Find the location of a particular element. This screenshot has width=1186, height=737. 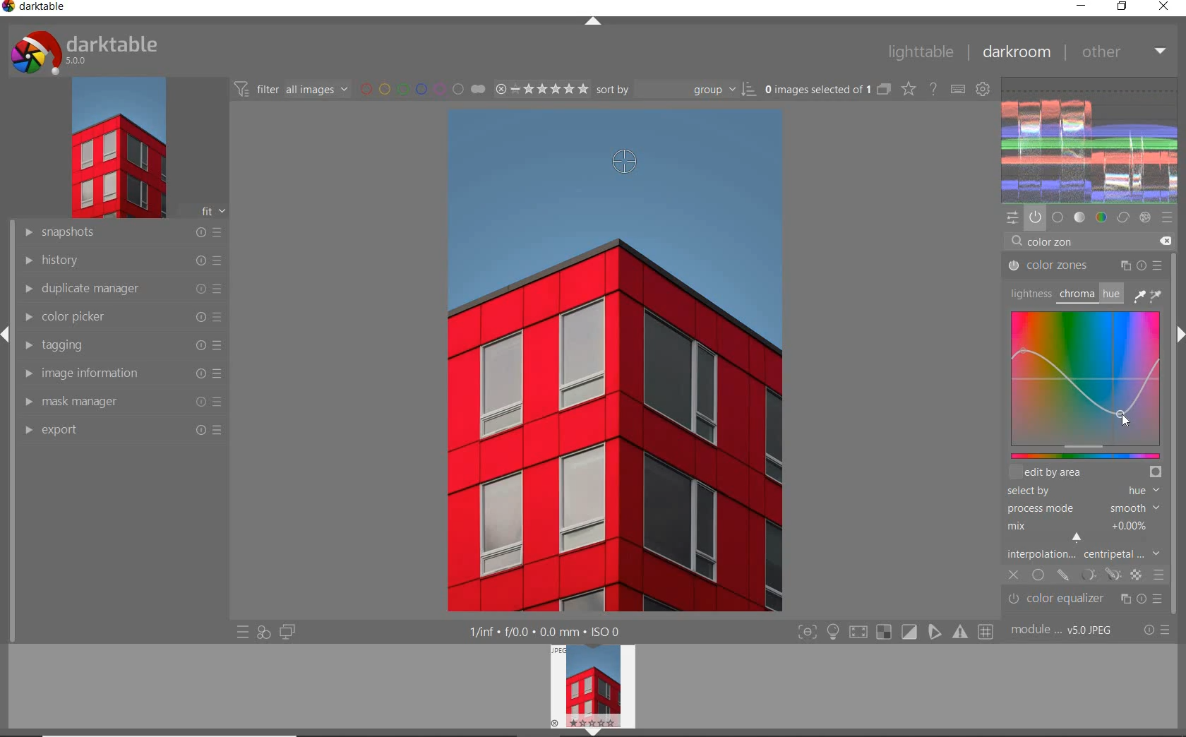

change type of overlays is located at coordinates (910, 90).